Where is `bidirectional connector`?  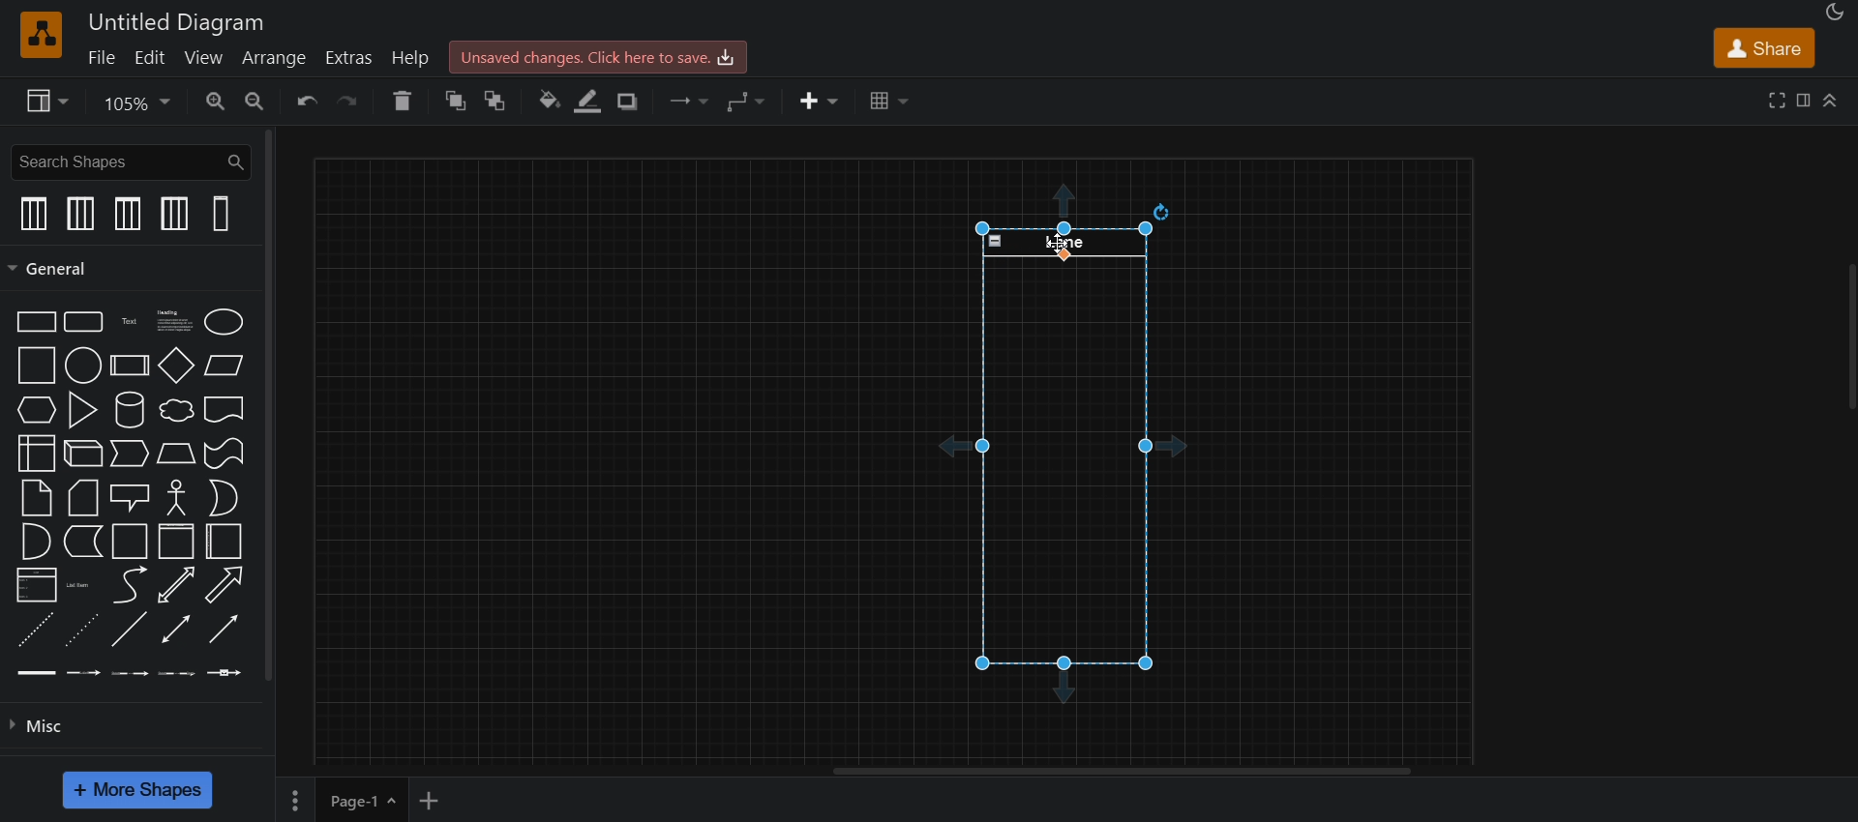 bidirectional connector is located at coordinates (175, 633).